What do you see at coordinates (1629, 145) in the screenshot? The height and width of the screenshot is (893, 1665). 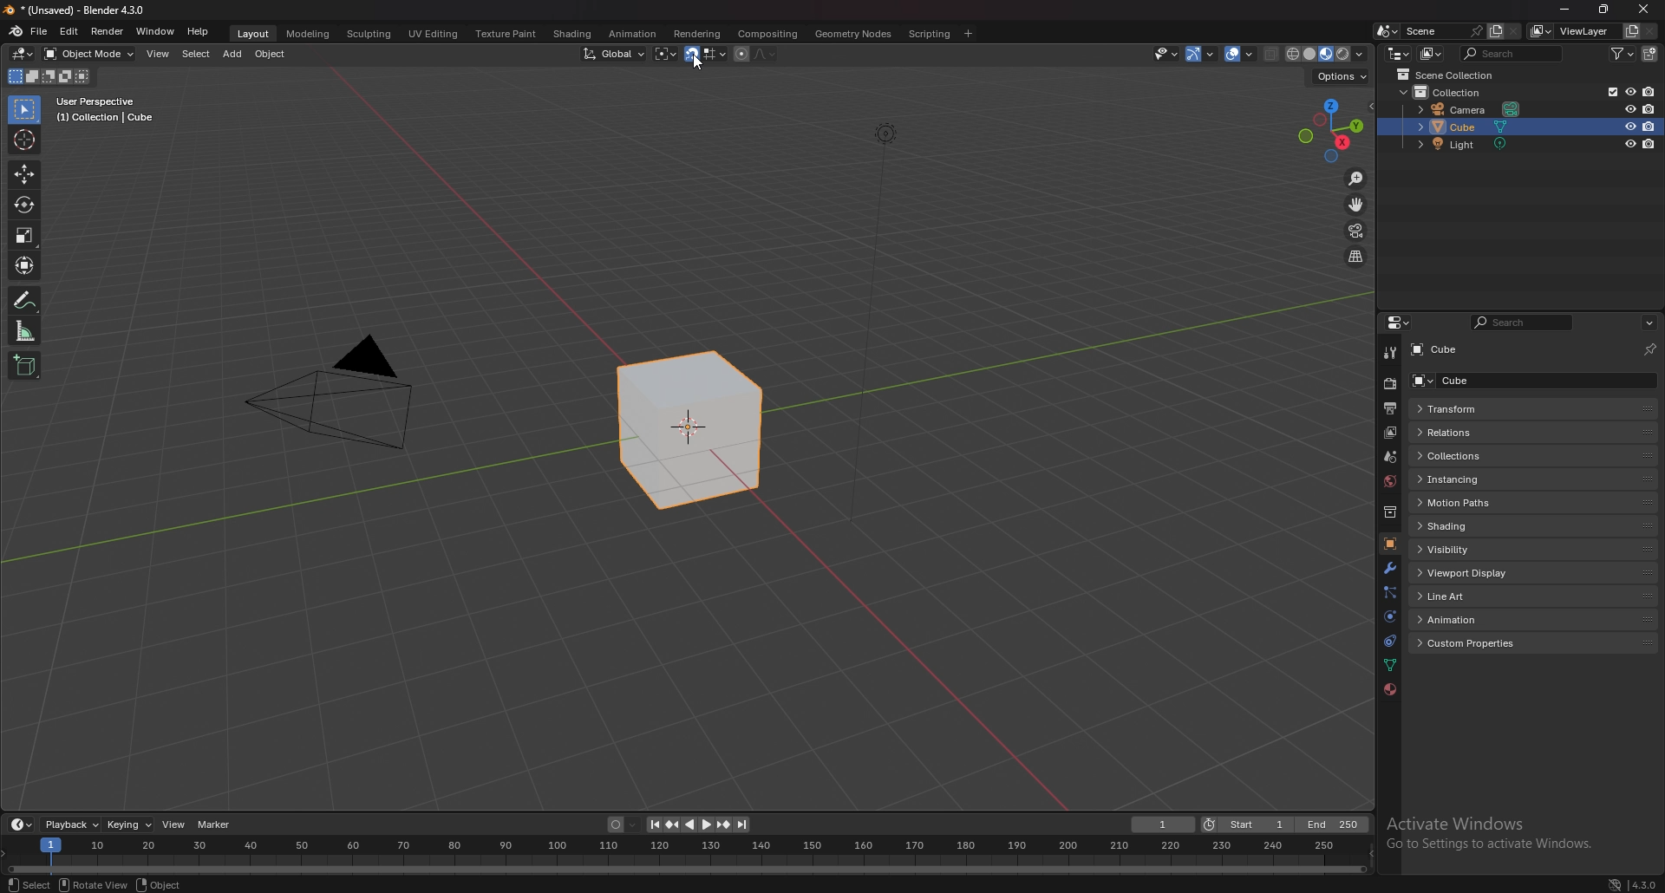 I see `hide in viewport` at bounding box center [1629, 145].